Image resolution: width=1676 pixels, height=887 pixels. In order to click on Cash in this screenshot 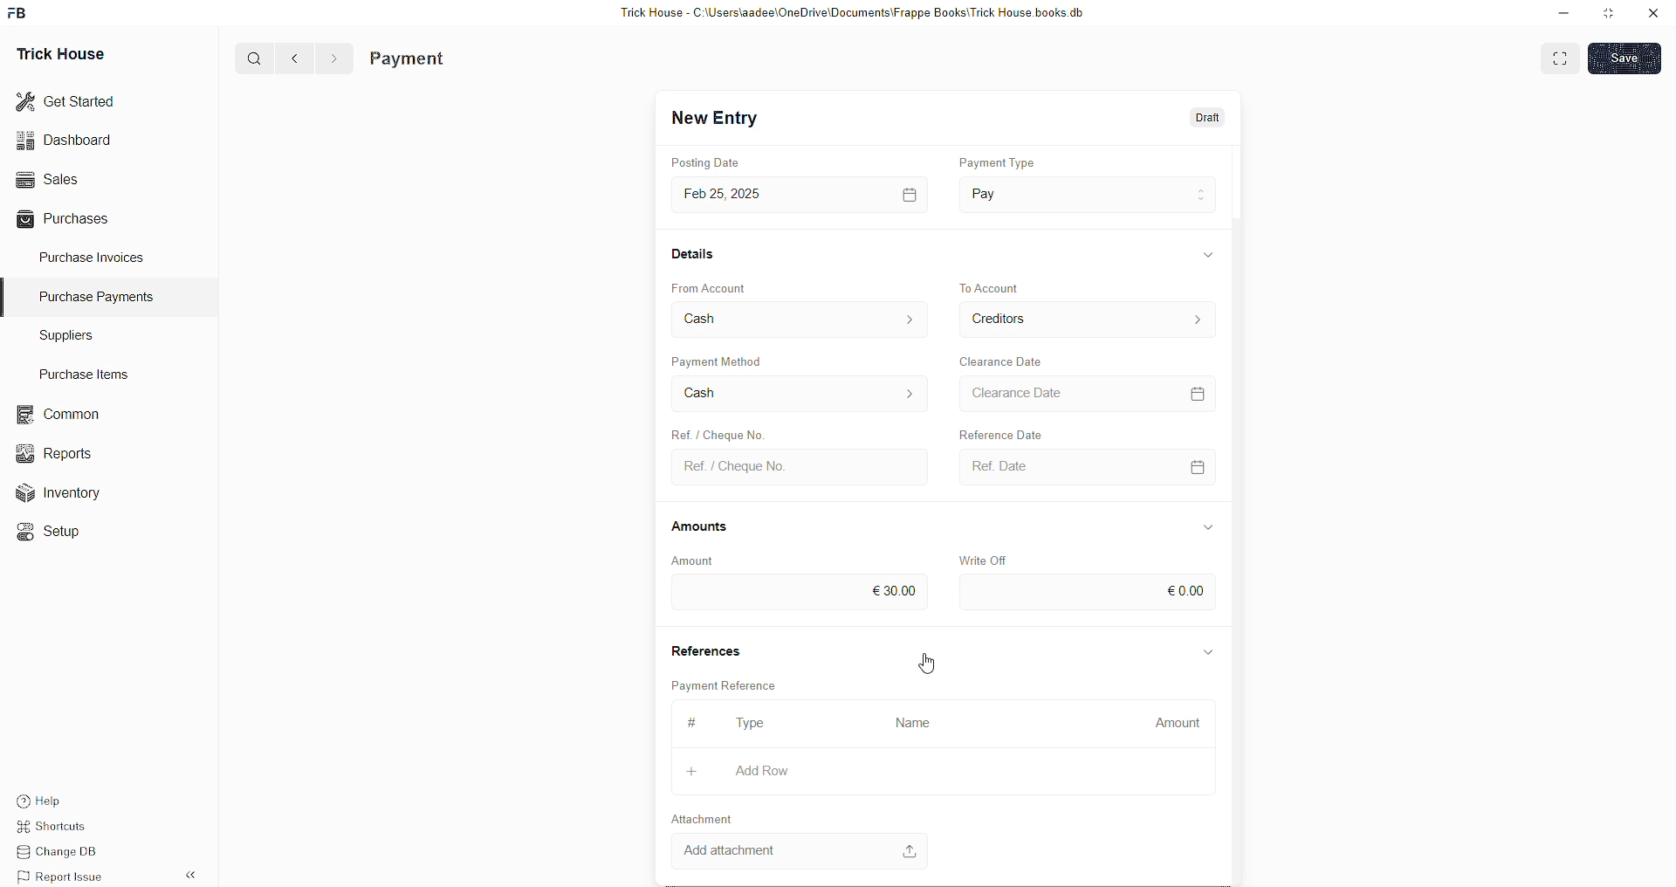, I will do `click(691, 391)`.